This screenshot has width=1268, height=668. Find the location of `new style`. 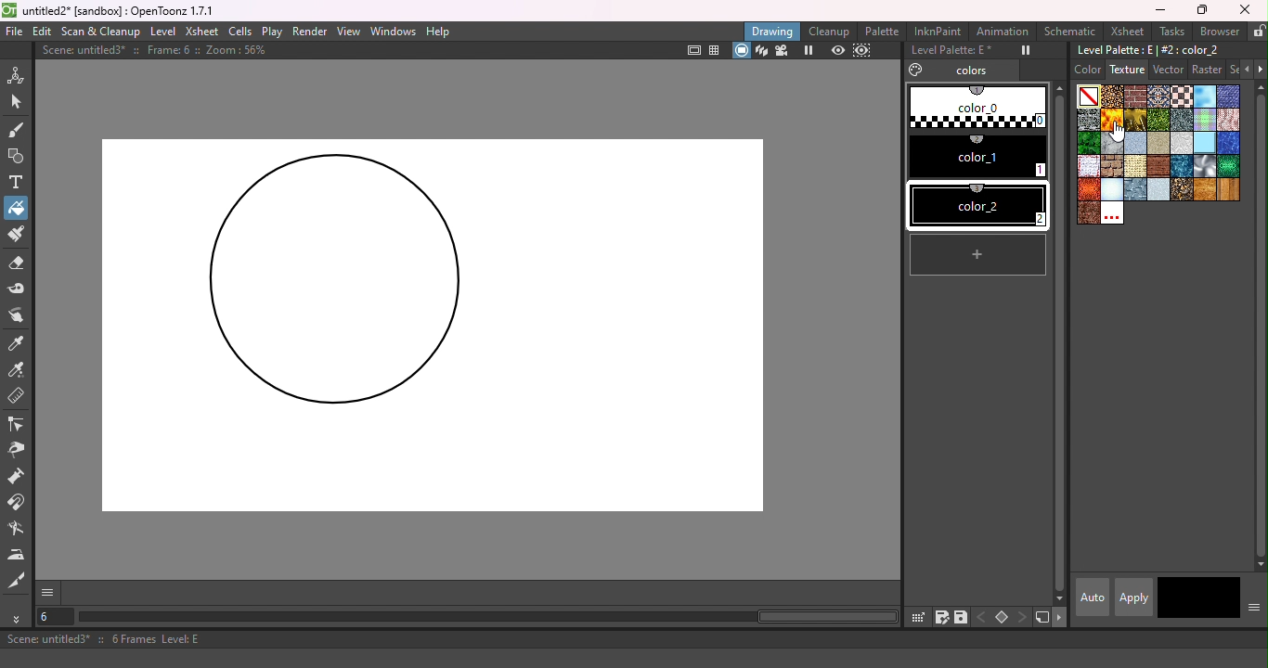

new style is located at coordinates (1042, 618).